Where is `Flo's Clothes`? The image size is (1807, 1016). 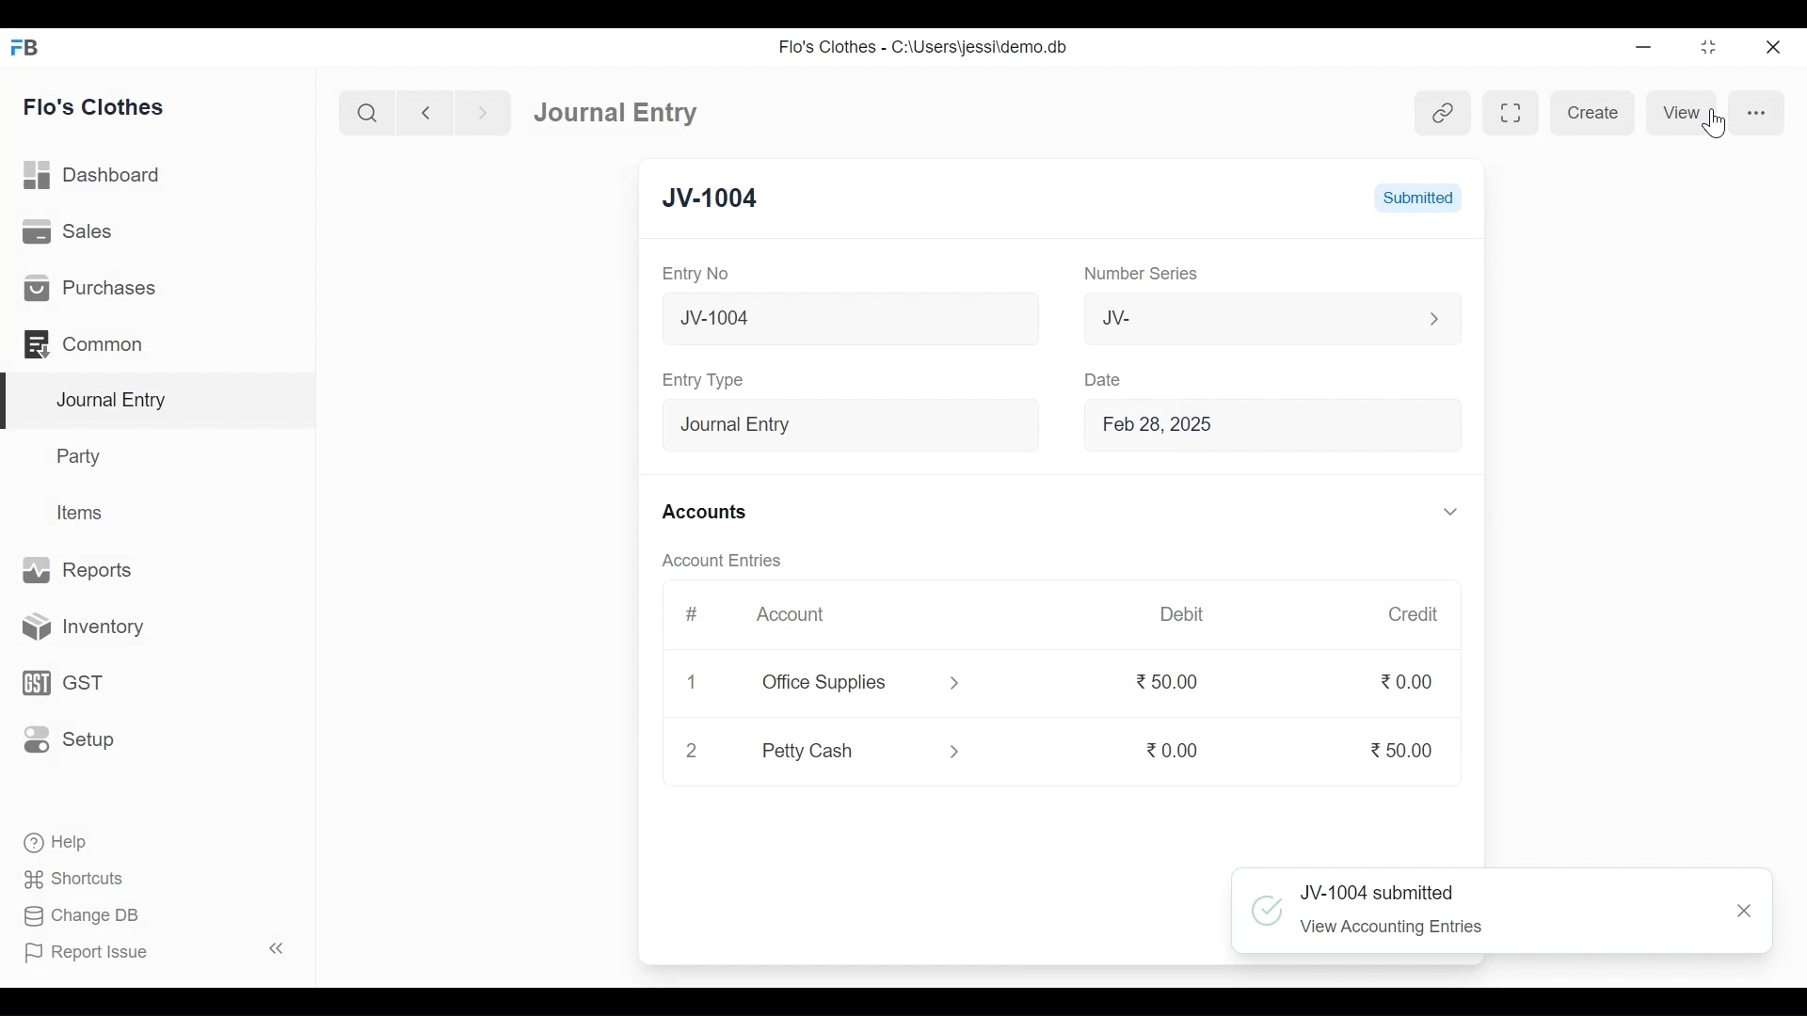
Flo's Clothes is located at coordinates (94, 106).